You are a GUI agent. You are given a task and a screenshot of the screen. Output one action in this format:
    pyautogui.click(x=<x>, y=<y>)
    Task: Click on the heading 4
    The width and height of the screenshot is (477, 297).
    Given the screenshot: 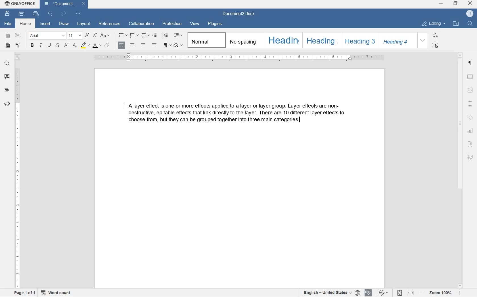 What is the action you would take?
    pyautogui.click(x=398, y=40)
    